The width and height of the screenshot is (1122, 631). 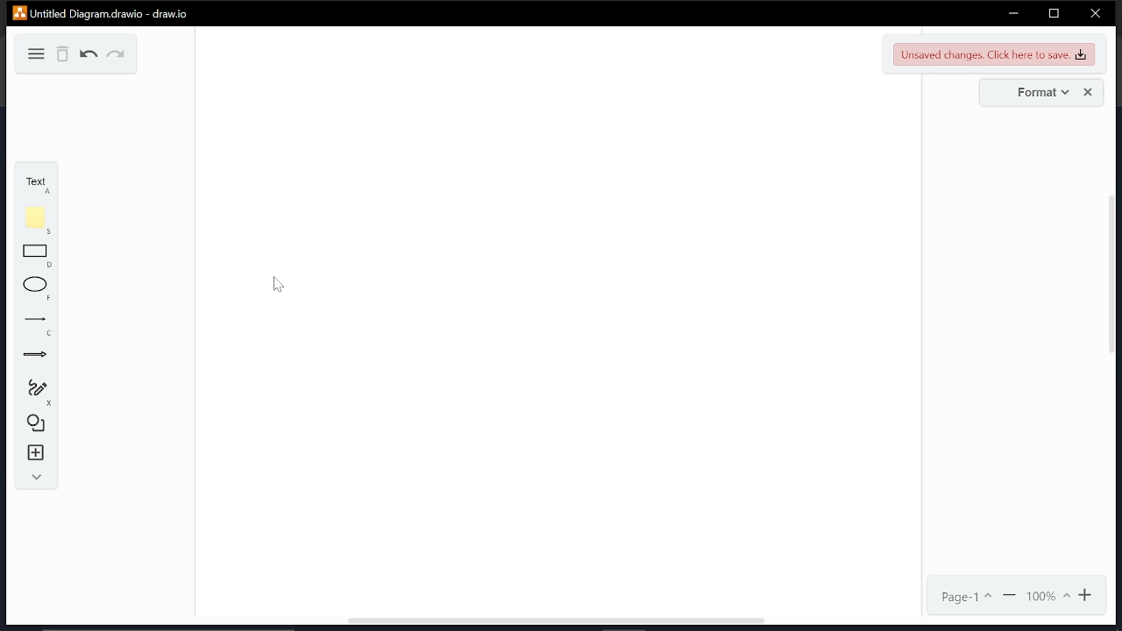 I want to click on note, so click(x=39, y=220).